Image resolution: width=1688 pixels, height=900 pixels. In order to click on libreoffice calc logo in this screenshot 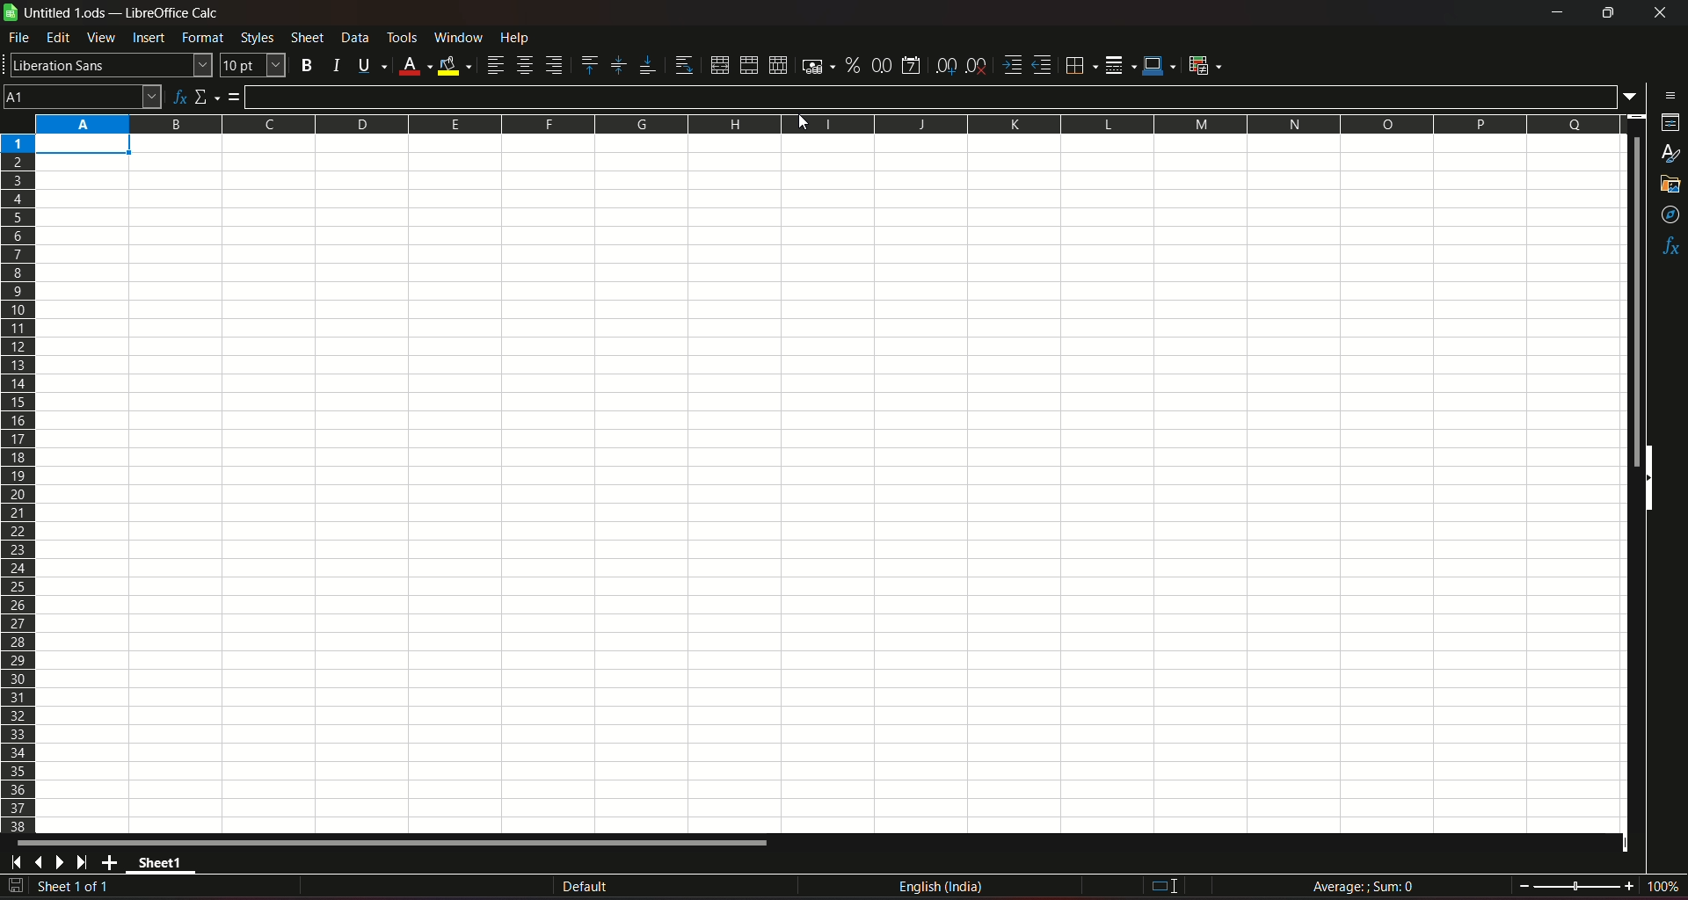, I will do `click(11, 13)`.